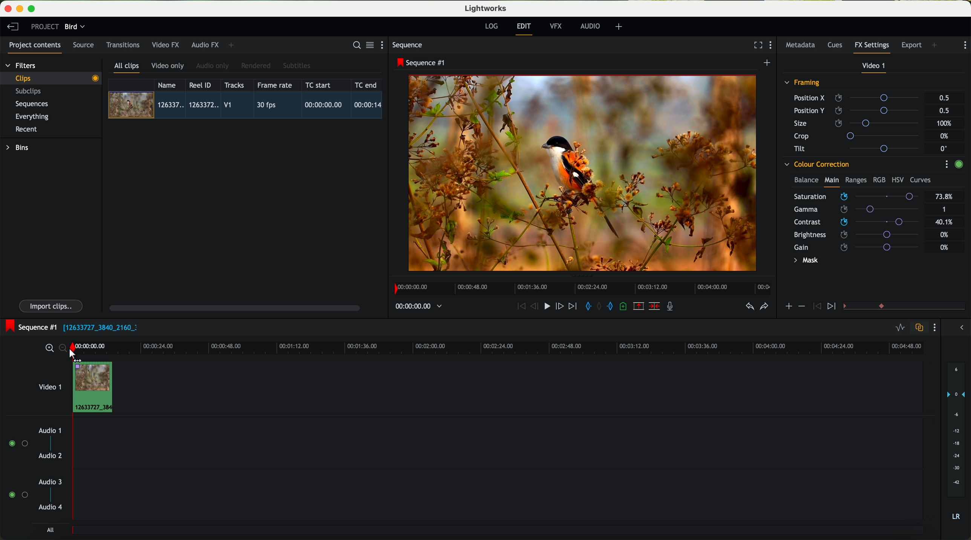 Image resolution: width=971 pixels, height=540 pixels. What do you see at coordinates (50, 530) in the screenshot?
I see `all` at bounding box center [50, 530].